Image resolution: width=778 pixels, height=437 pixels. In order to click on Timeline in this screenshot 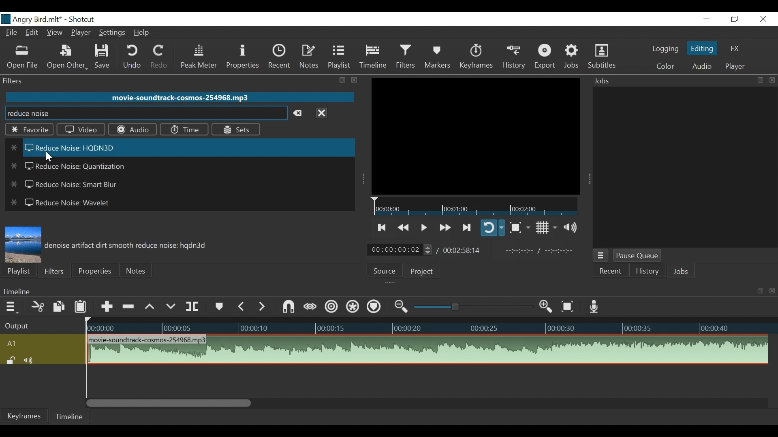, I will do `click(68, 416)`.